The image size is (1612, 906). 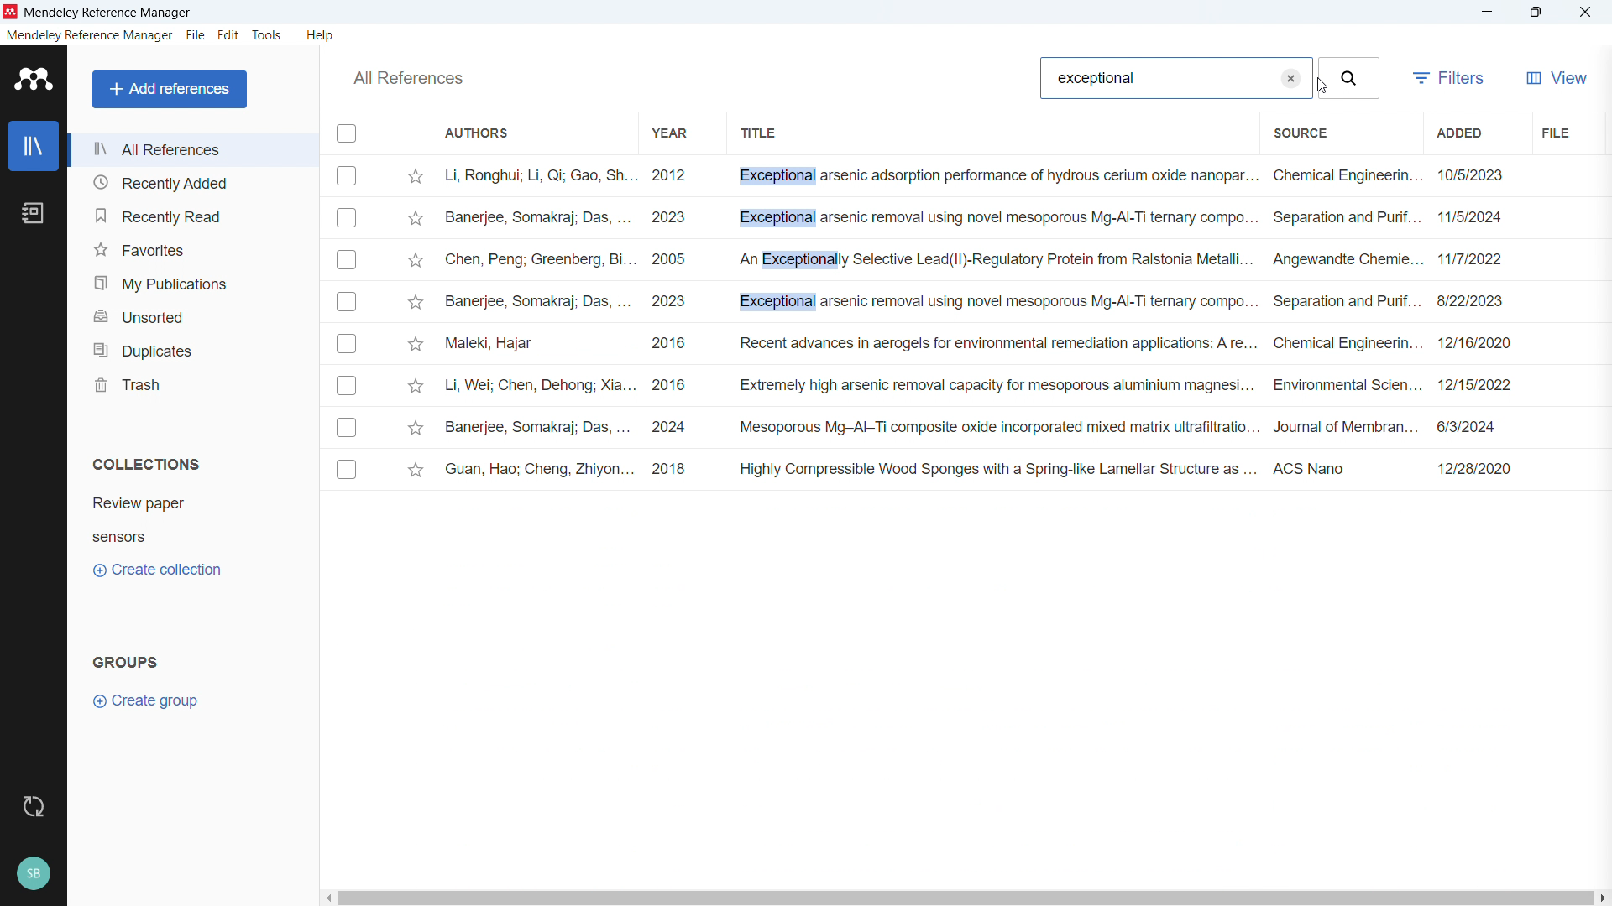 I want to click on logo, so click(x=34, y=78).